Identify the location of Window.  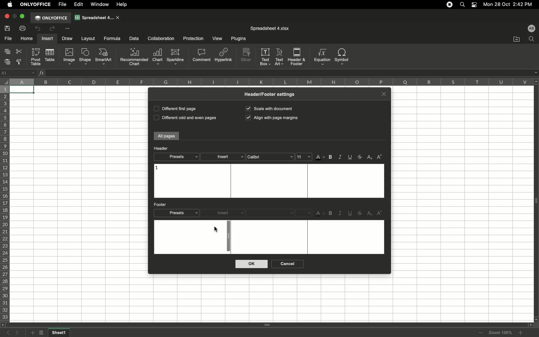
(101, 4).